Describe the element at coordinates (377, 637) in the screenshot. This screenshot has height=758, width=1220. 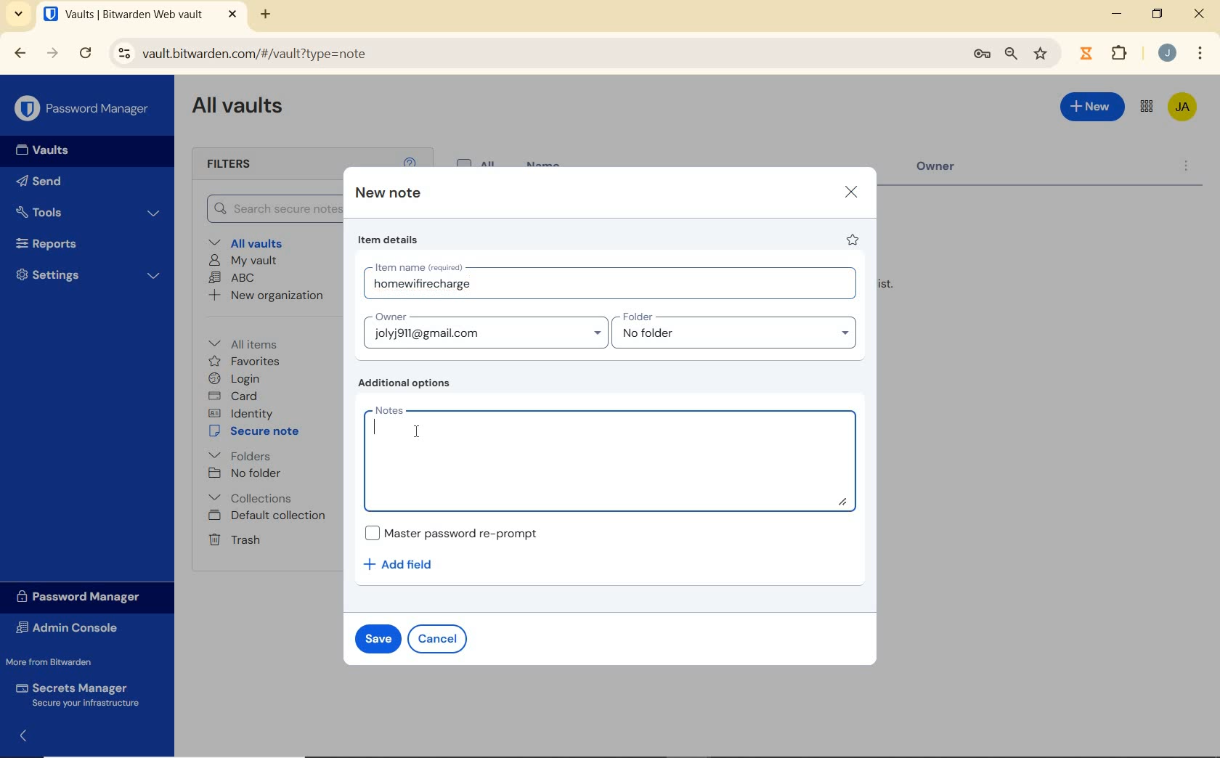
I see `save` at that location.